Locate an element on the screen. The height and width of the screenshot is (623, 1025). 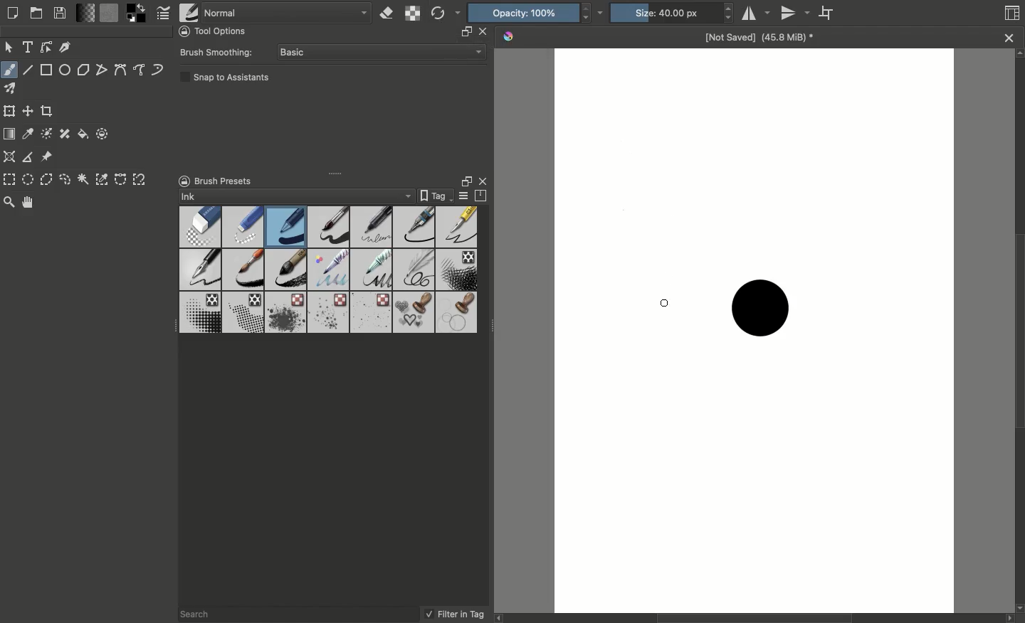
Snap to assistants is located at coordinates (226, 80).